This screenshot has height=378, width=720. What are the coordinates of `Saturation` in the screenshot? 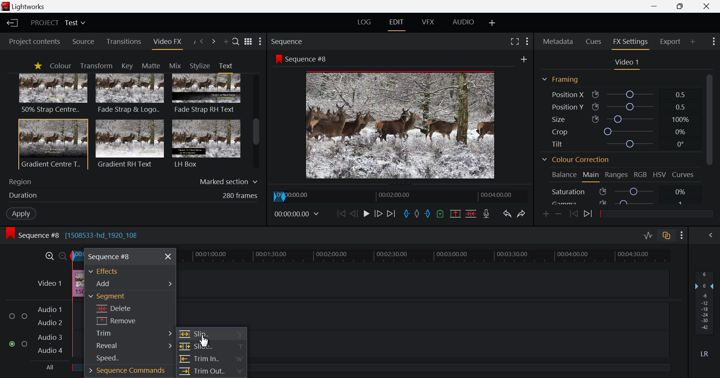 It's located at (618, 191).